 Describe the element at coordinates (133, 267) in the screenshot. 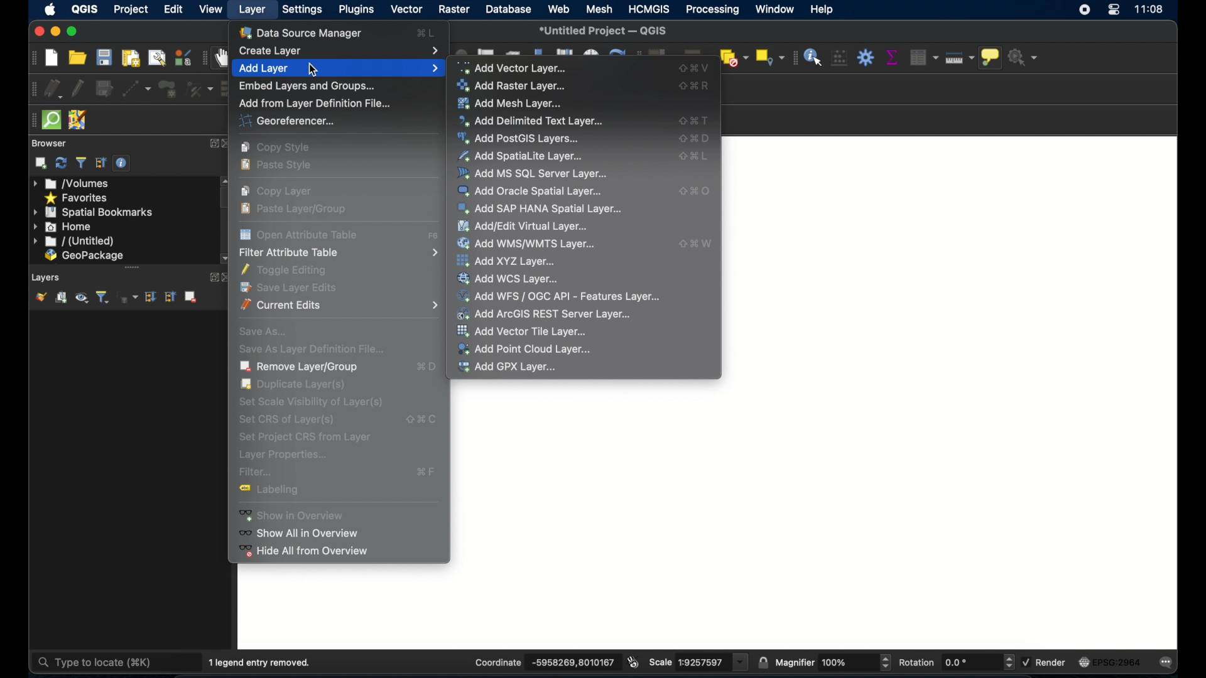

I see `drag handle` at that location.